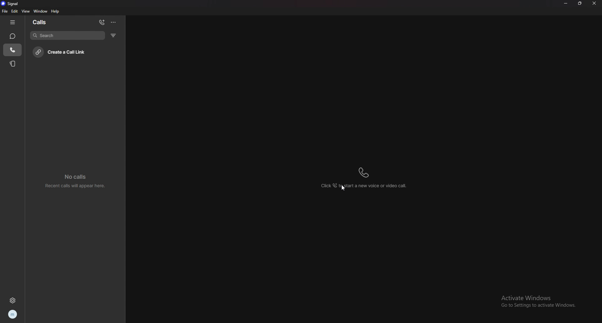 This screenshot has width=602, height=323. What do you see at coordinates (13, 301) in the screenshot?
I see `settings` at bounding box center [13, 301].